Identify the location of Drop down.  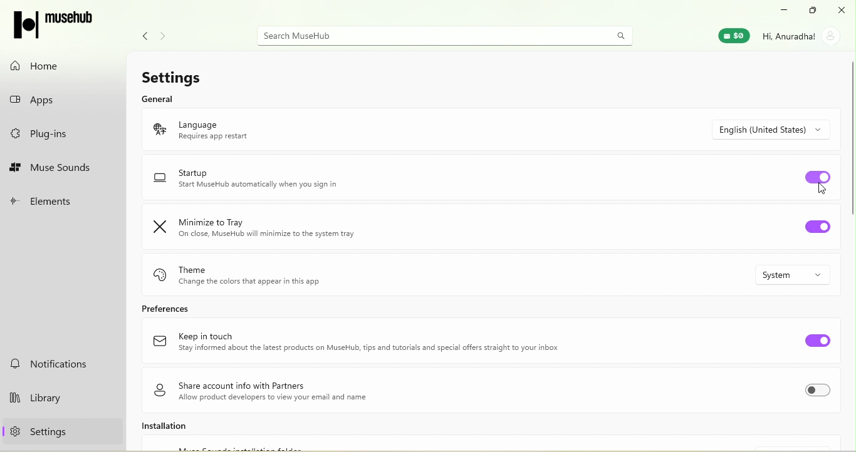
(800, 275).